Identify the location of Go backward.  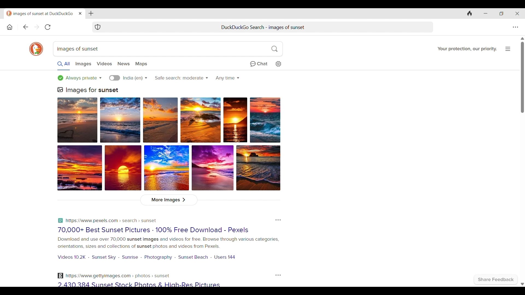
(25, 27).